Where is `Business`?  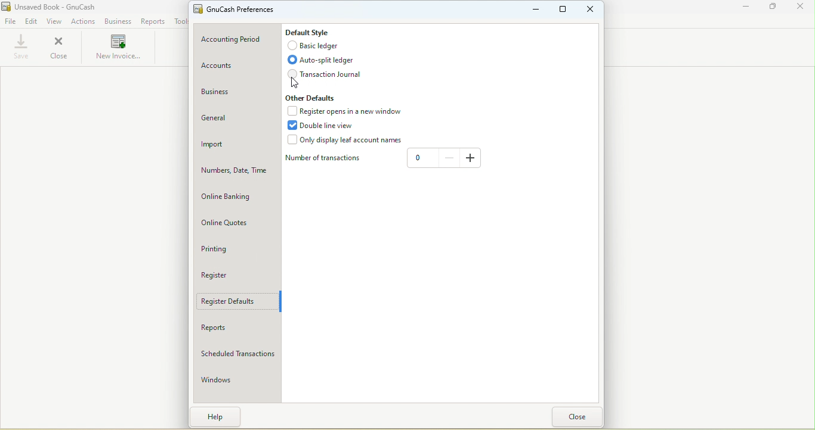
Business is located at coordinates (234, 95).